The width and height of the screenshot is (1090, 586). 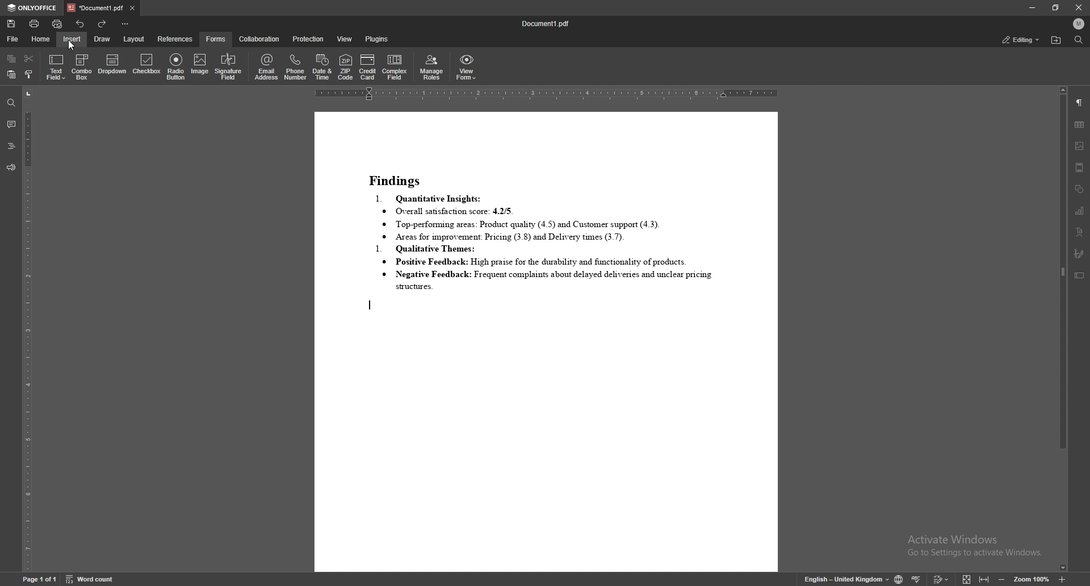 I want to click on zoom out, so click(x=1001, y=579).